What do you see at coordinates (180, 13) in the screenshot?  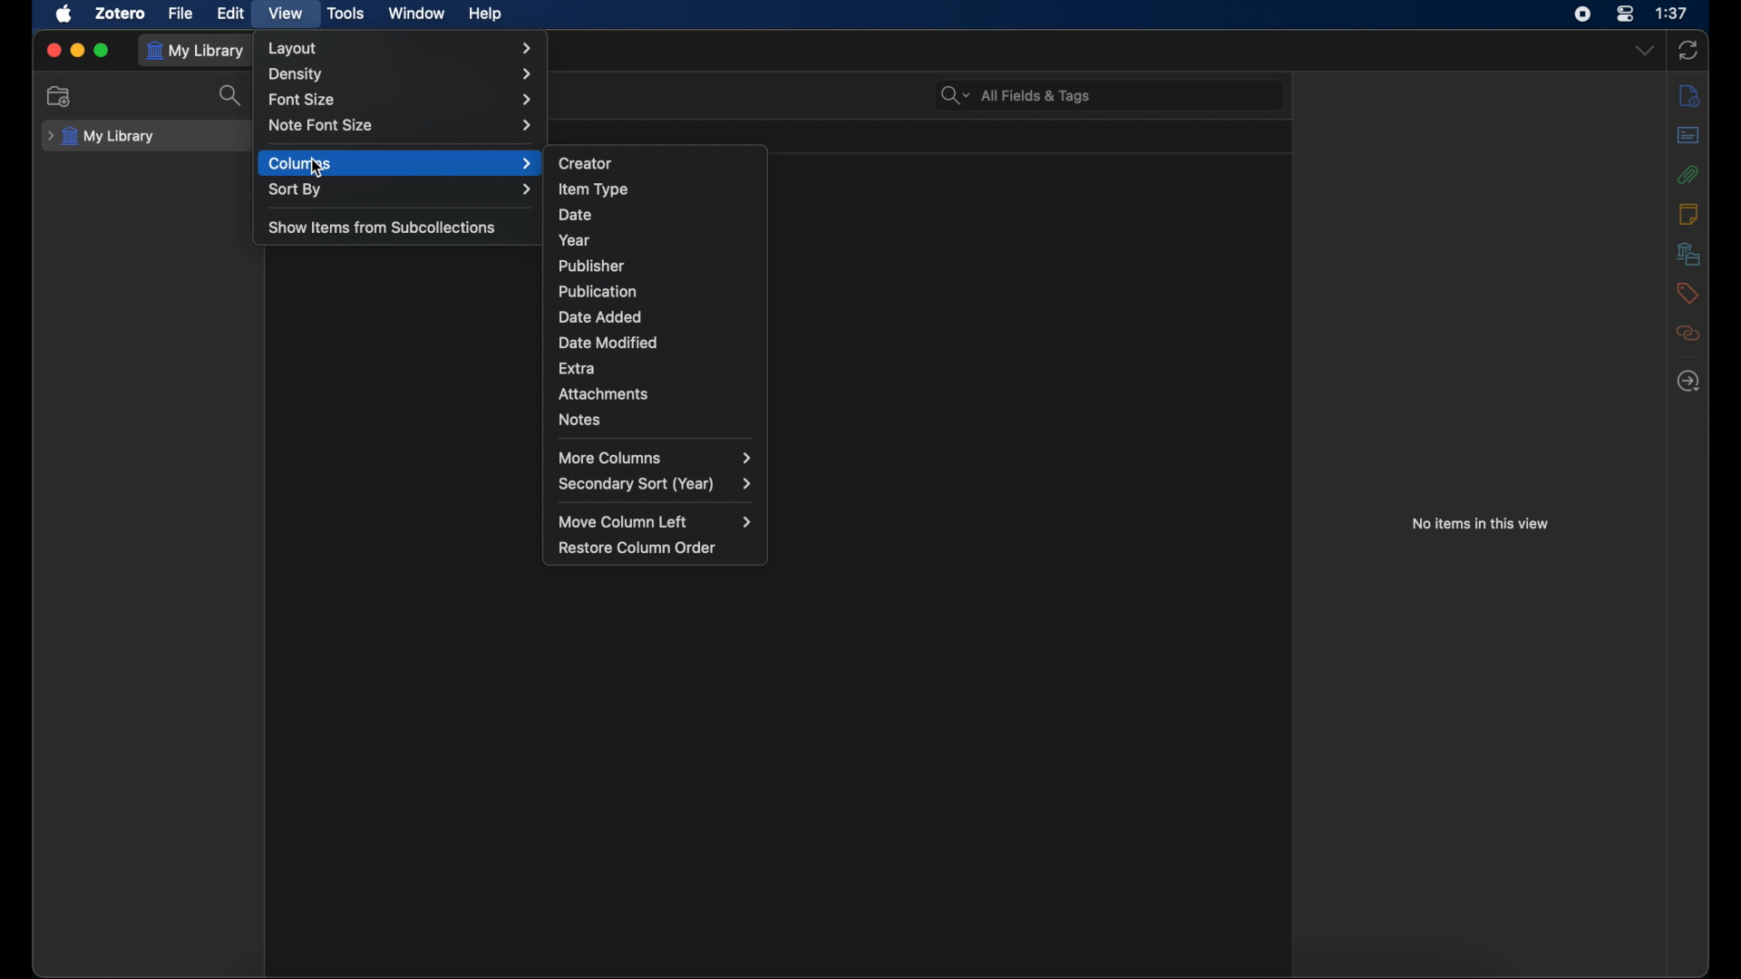 I see `file` at bounding box center [180, 13].